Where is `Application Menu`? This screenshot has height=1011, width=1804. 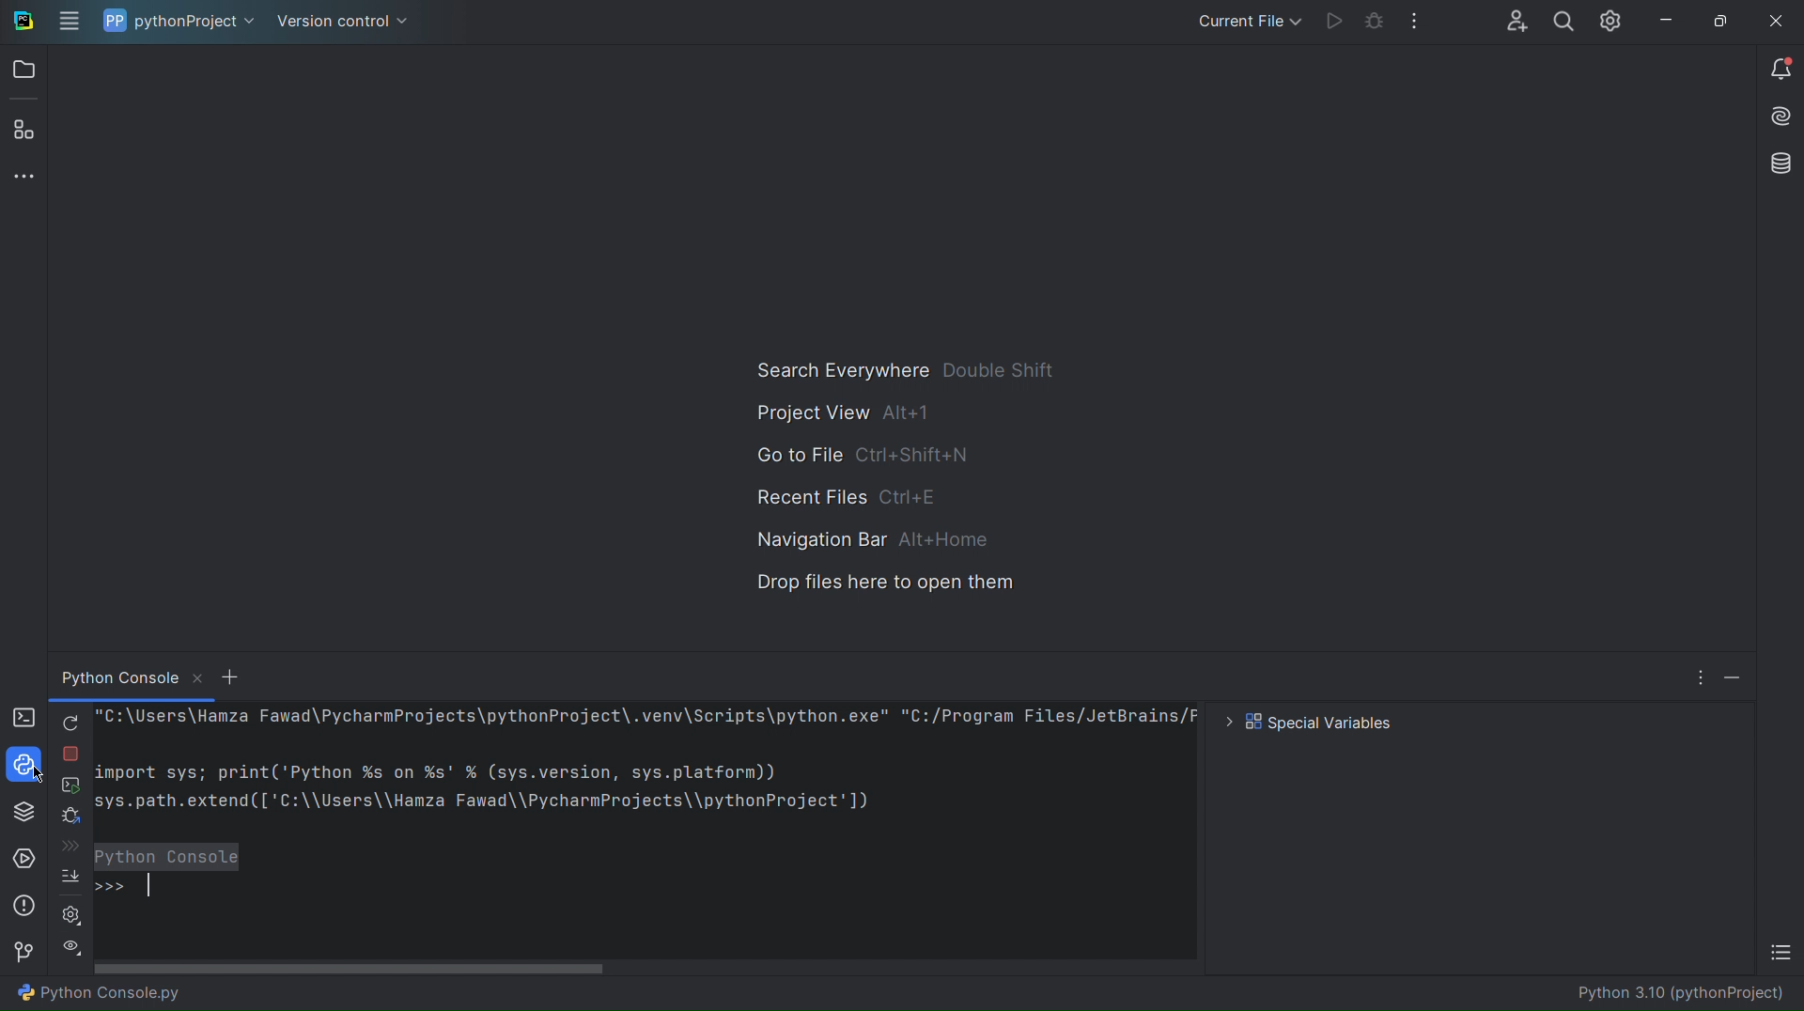 Application Menu is located at coordinates (68, 23).